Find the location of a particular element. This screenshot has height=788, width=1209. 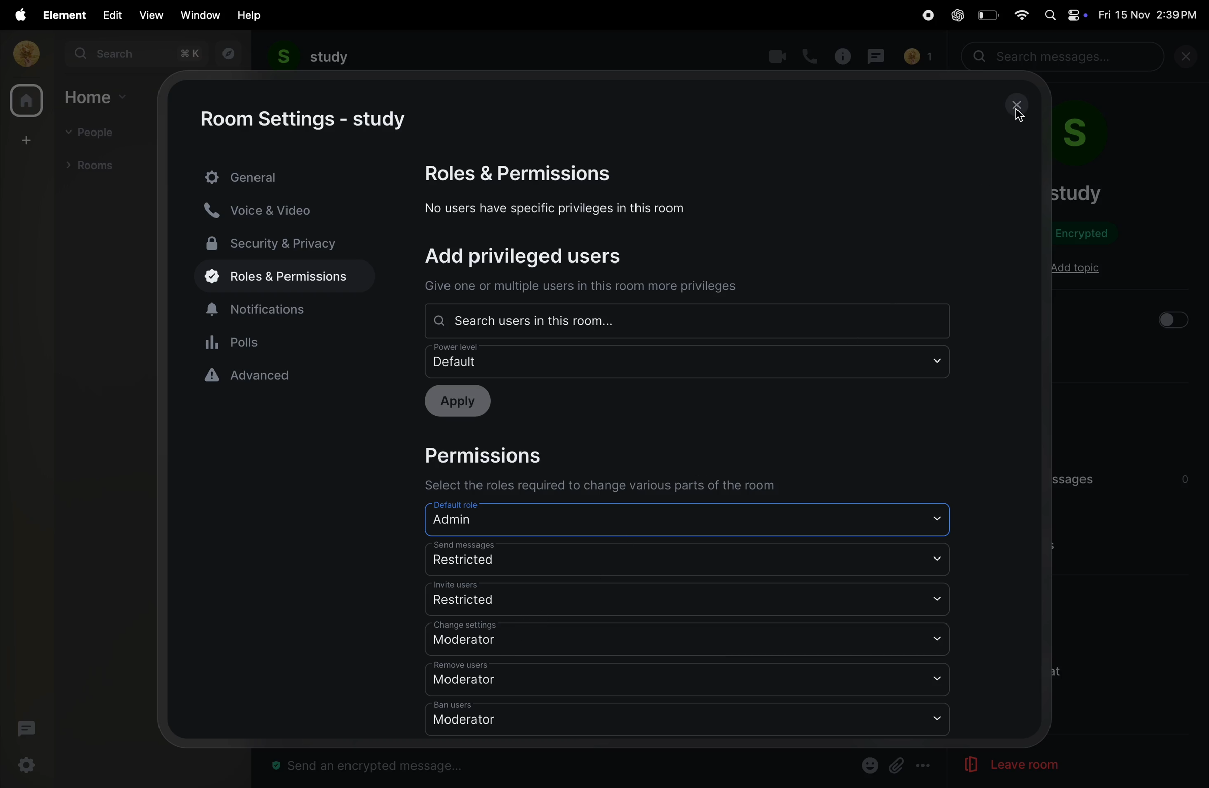

search is located at coordinates (135, 54).